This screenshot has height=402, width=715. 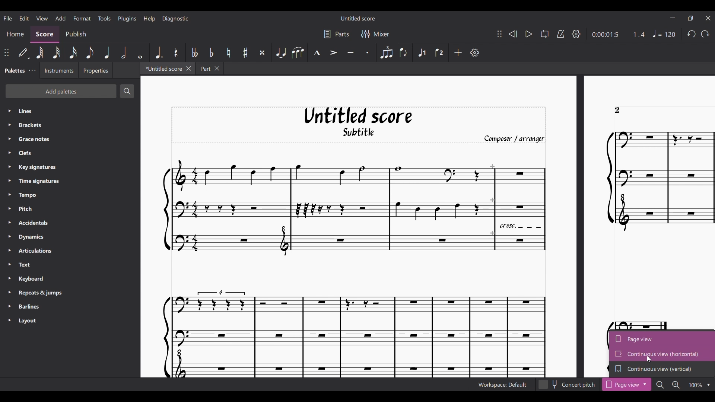 I want to click on 32nd note, so click(x=57, y=52).